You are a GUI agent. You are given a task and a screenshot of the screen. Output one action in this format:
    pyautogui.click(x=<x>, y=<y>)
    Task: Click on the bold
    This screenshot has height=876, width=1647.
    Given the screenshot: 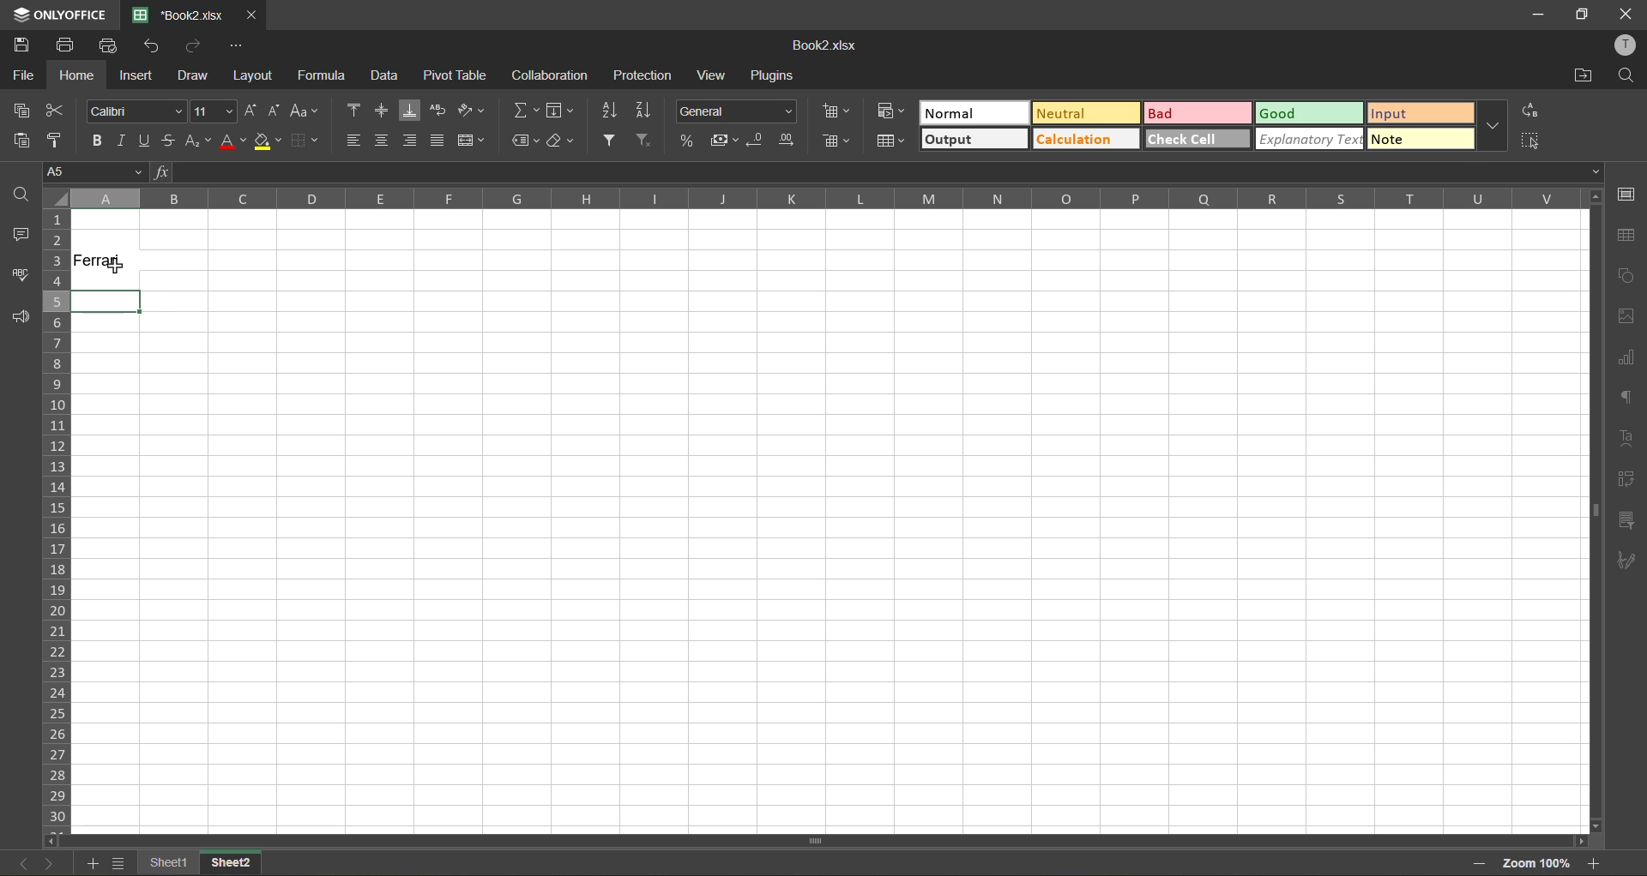 What is the action you would take?
    pyautogui.click(x=95, y=141)
    